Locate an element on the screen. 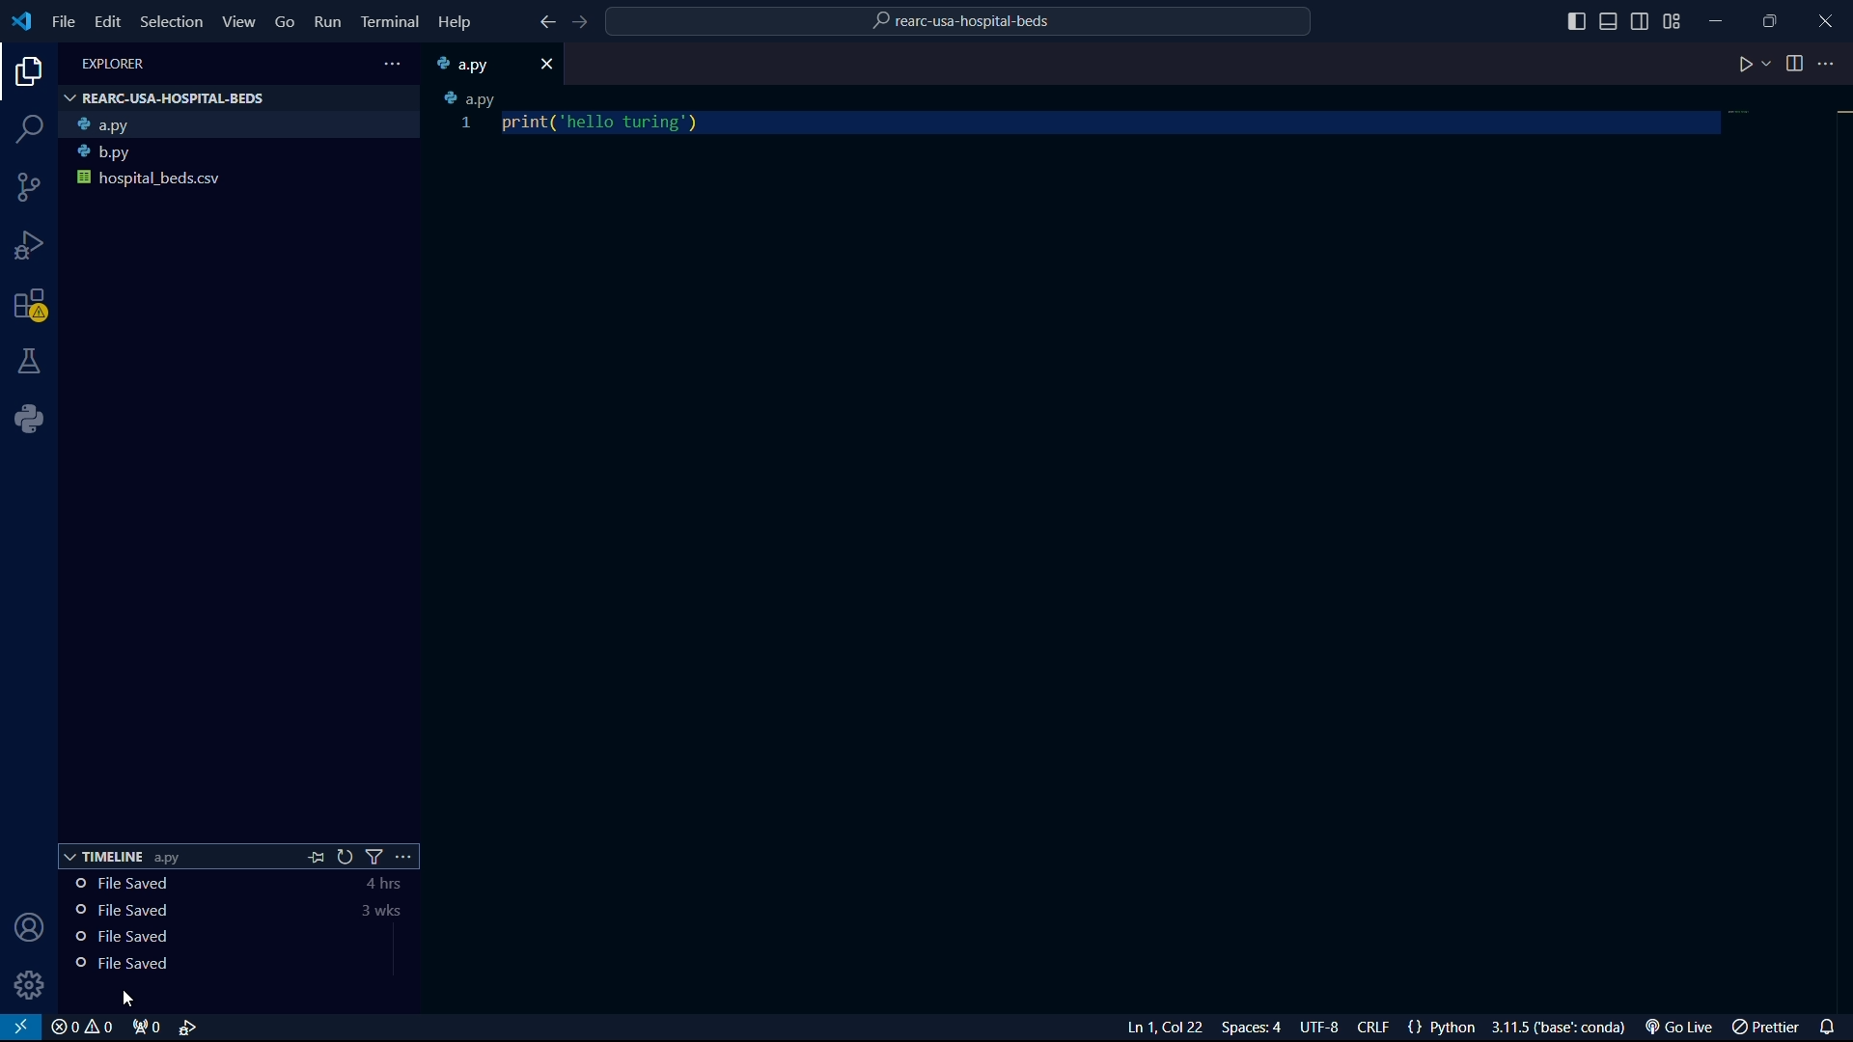 The width and height of the screenshot is (1853, 1042). b.py file is located at coordinates (240, 153).